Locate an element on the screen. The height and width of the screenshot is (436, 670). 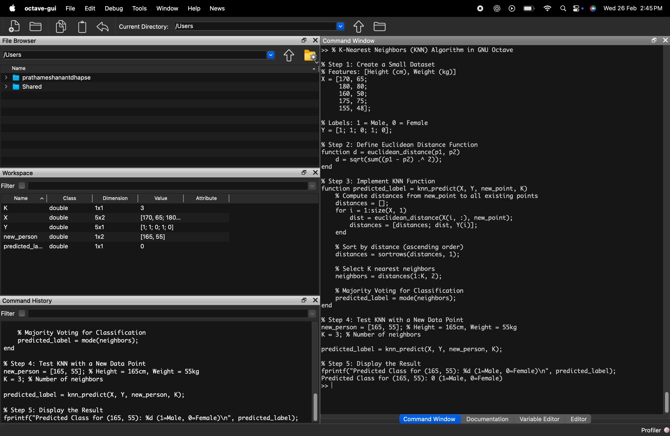
1 Documentation is located at coordinates (484, 416).